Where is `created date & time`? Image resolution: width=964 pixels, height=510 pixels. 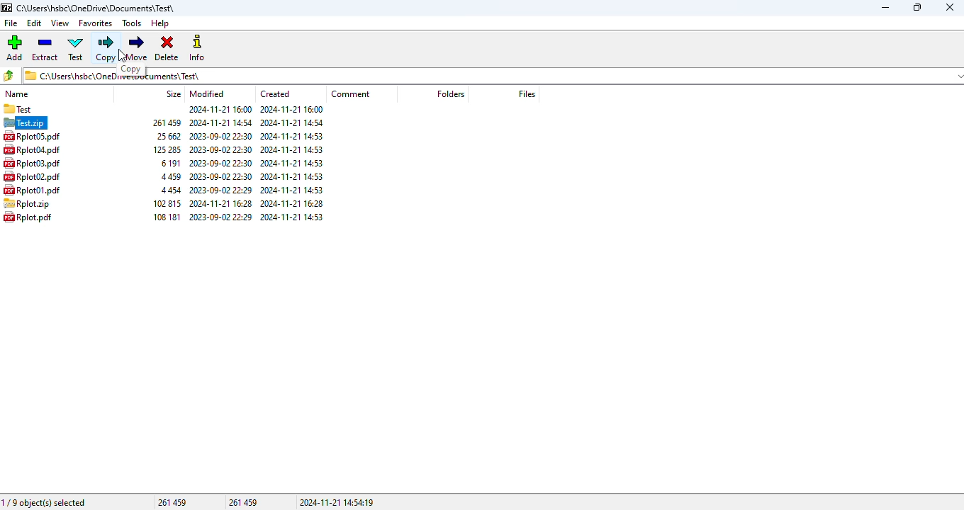
created date & time is located at coordinates (292, 177).